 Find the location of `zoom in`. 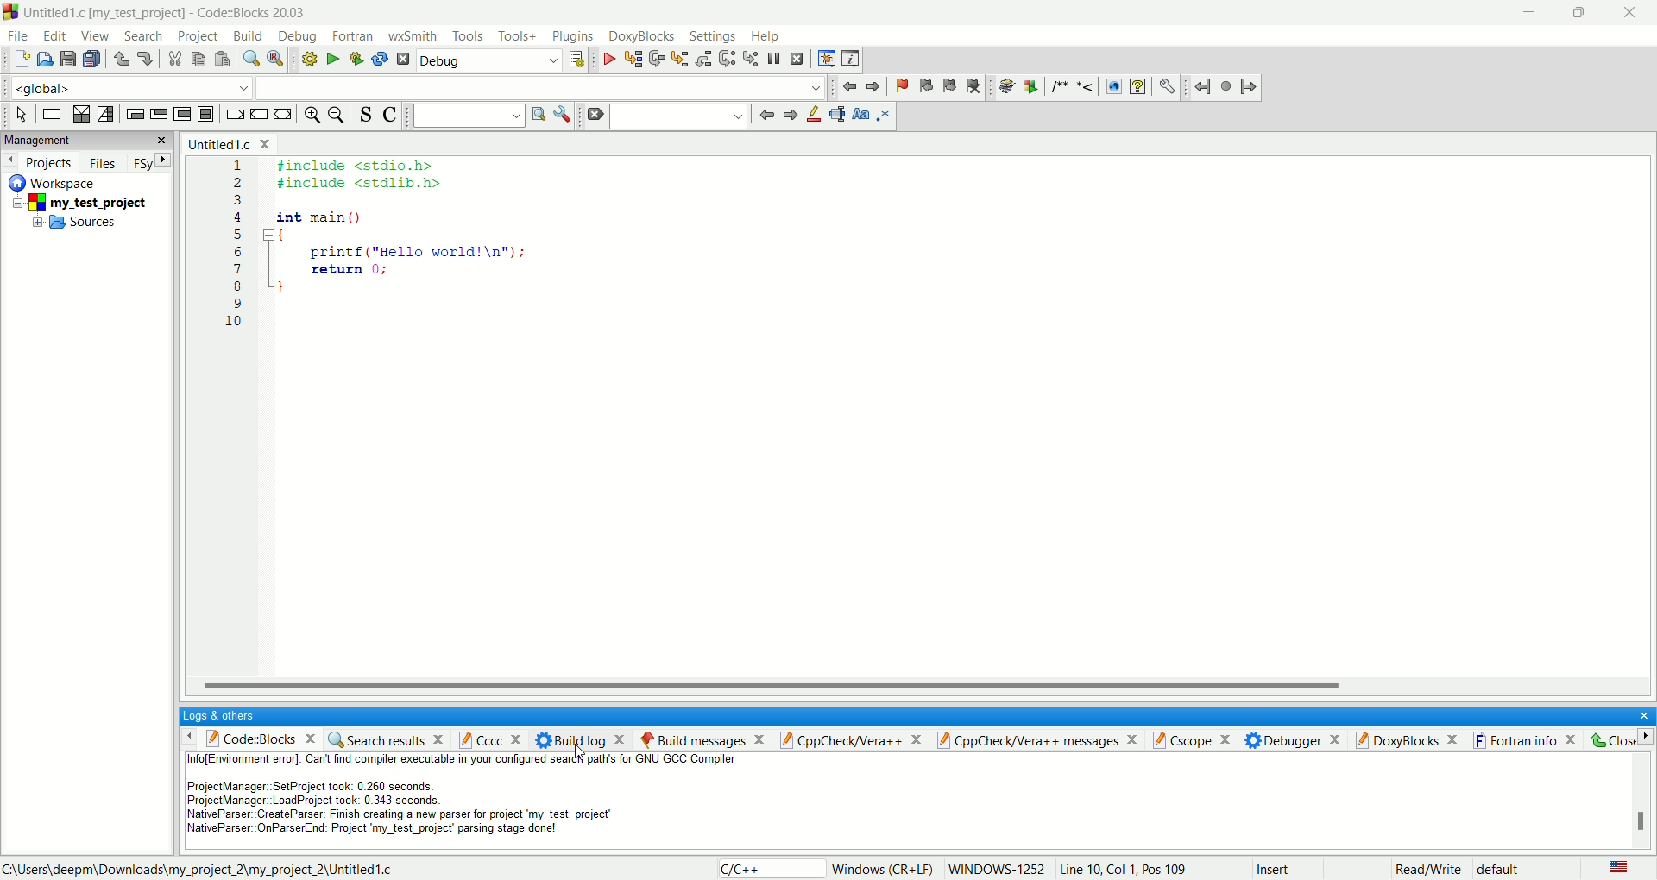

zoom in is located at coordinates (311, 115).